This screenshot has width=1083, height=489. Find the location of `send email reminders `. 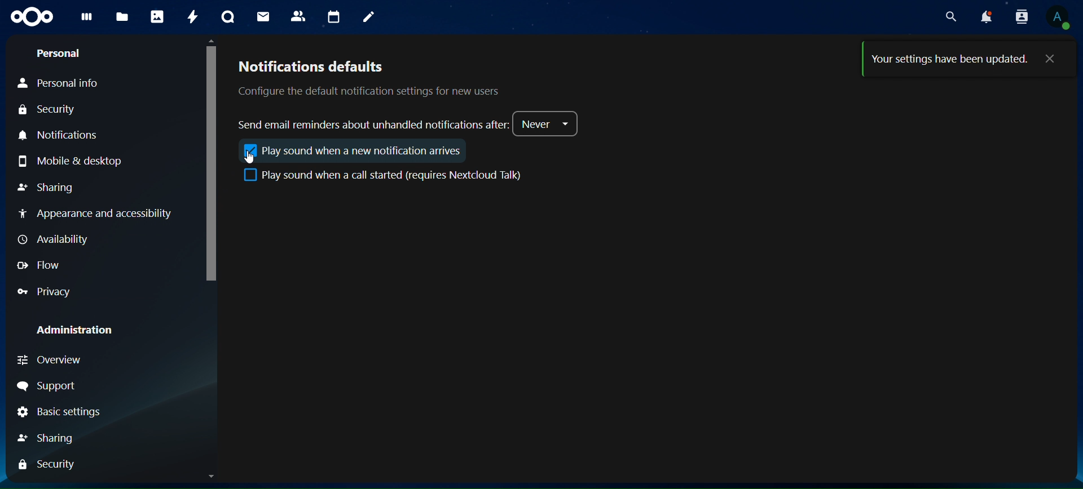

send email reminders  is located at coordinates (373, 125).